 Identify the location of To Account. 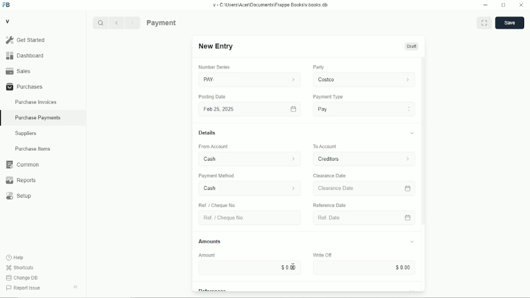
(363, 159).